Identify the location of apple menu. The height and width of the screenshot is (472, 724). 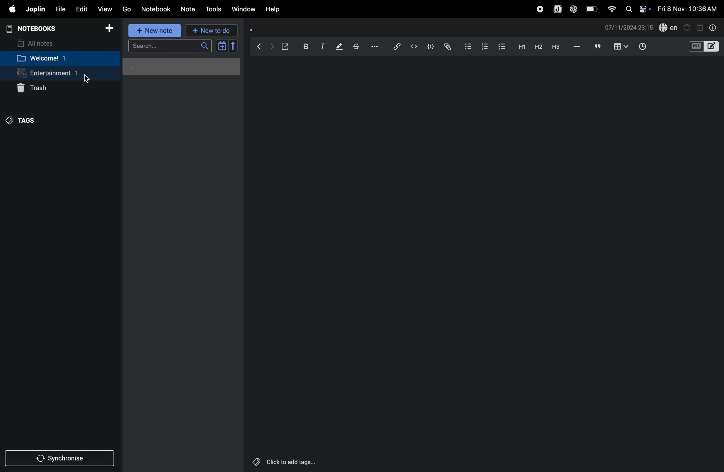
(11, 9).